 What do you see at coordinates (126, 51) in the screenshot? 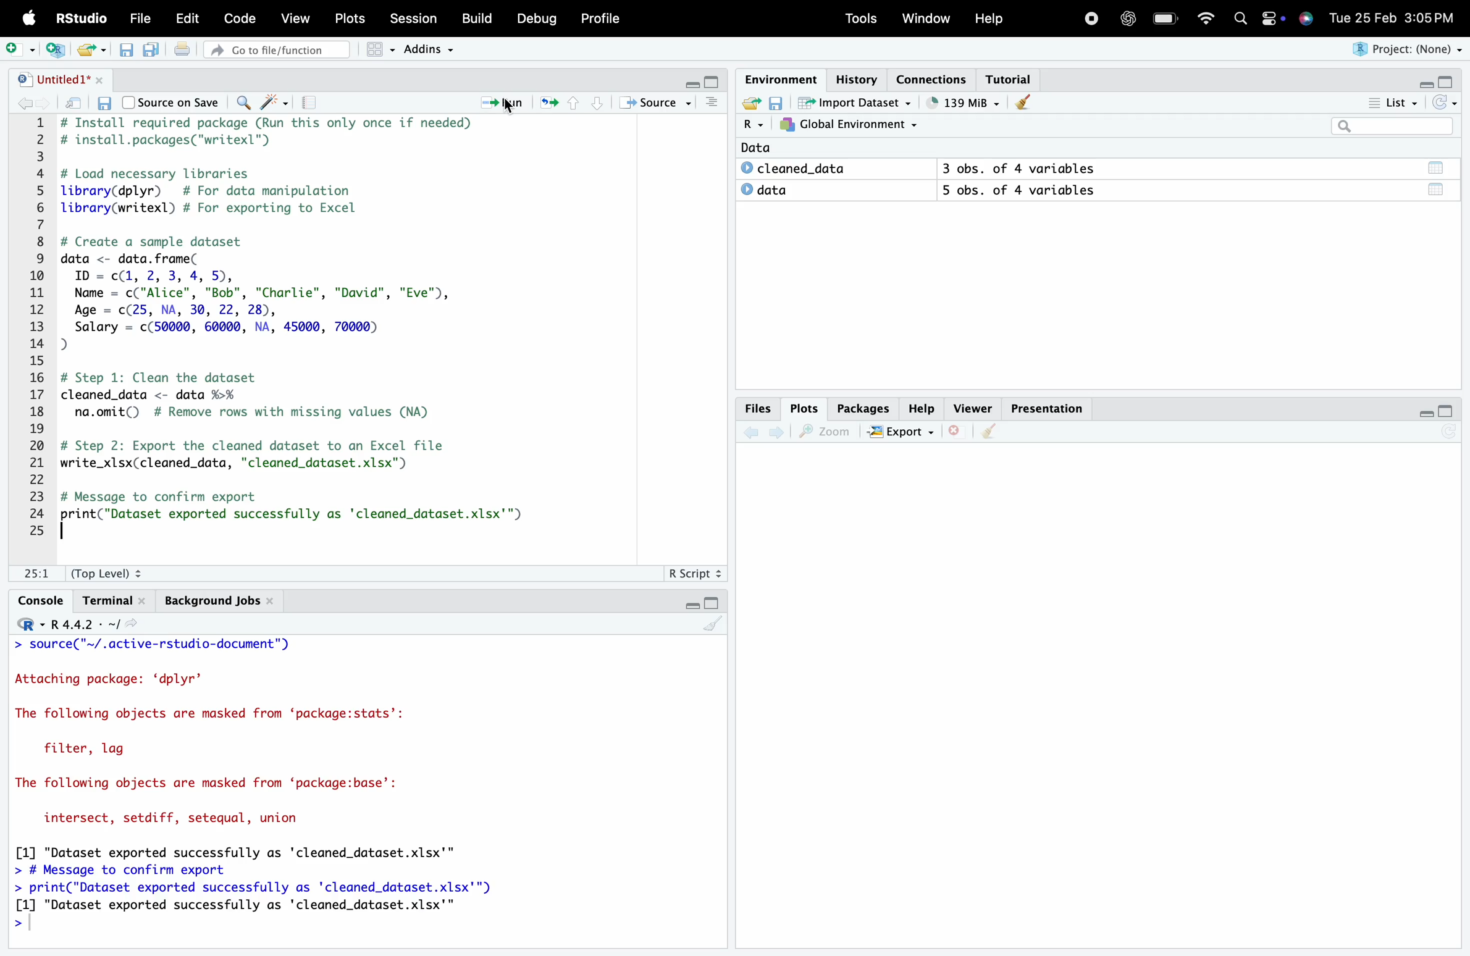
I see `Save current document (Ctrl + S)` at bounding box center [126, 51].